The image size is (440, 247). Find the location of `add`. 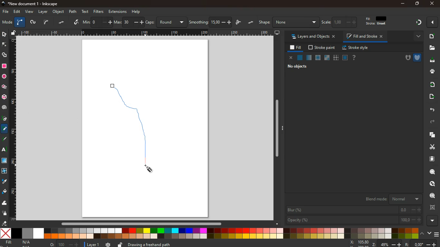

add is located at coordinates (432, 36).